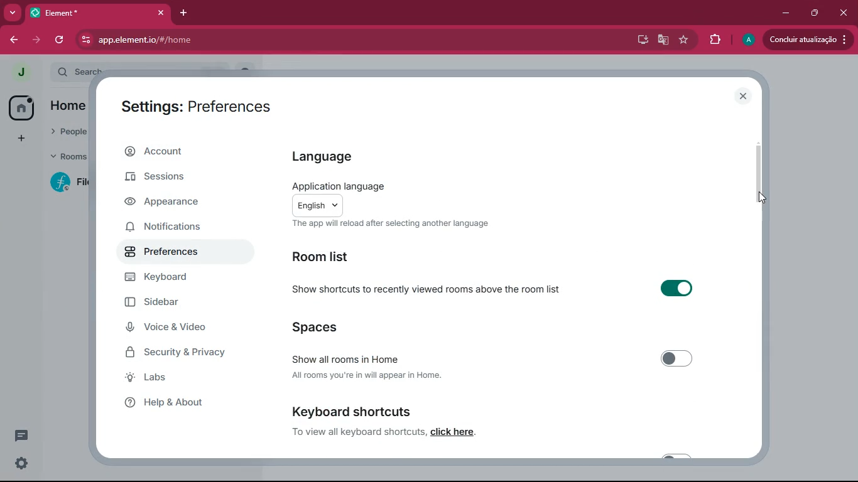 The image size is (858, 482). What do you see at coordinates (367, 376) in the screenshot?
I see `All rooms you're in will appear in Home.` at bounding box center [367, 376].